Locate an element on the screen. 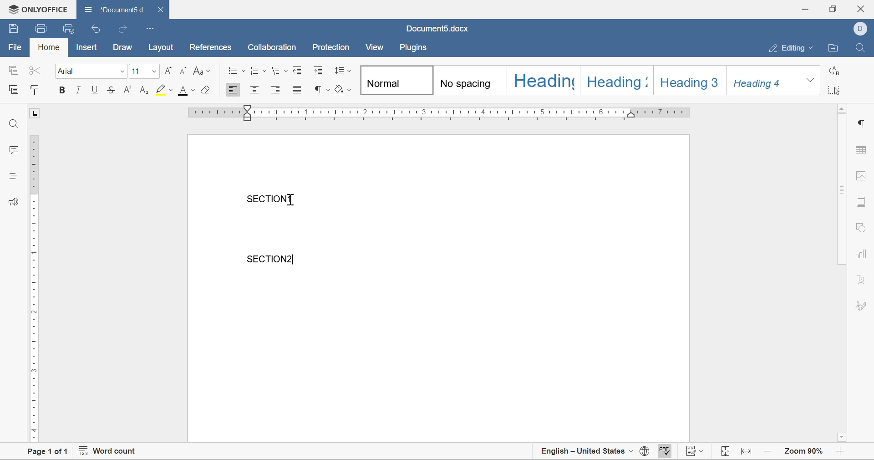 The height and width of the screenshot is (460, 874). numbering is located at coordinates (258, 70).